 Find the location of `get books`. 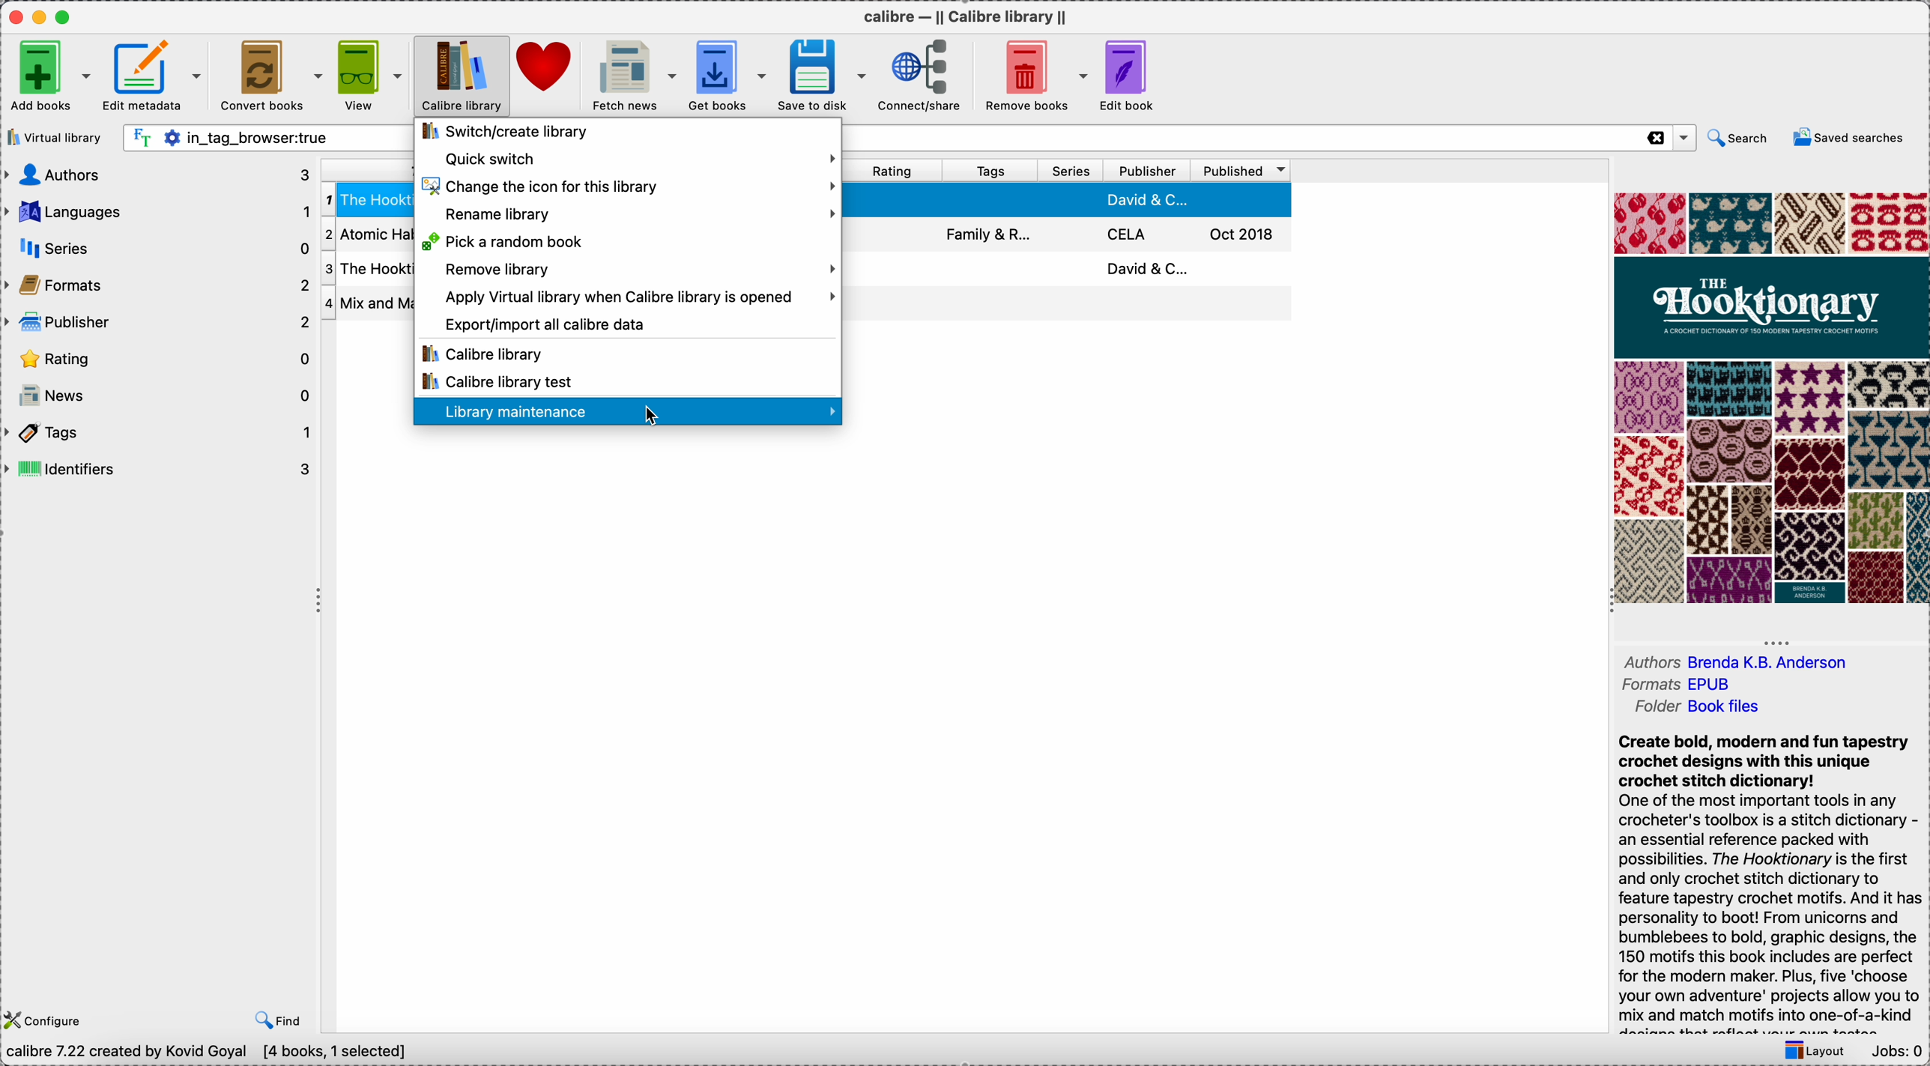

get books is located at coordinates (728, 74).